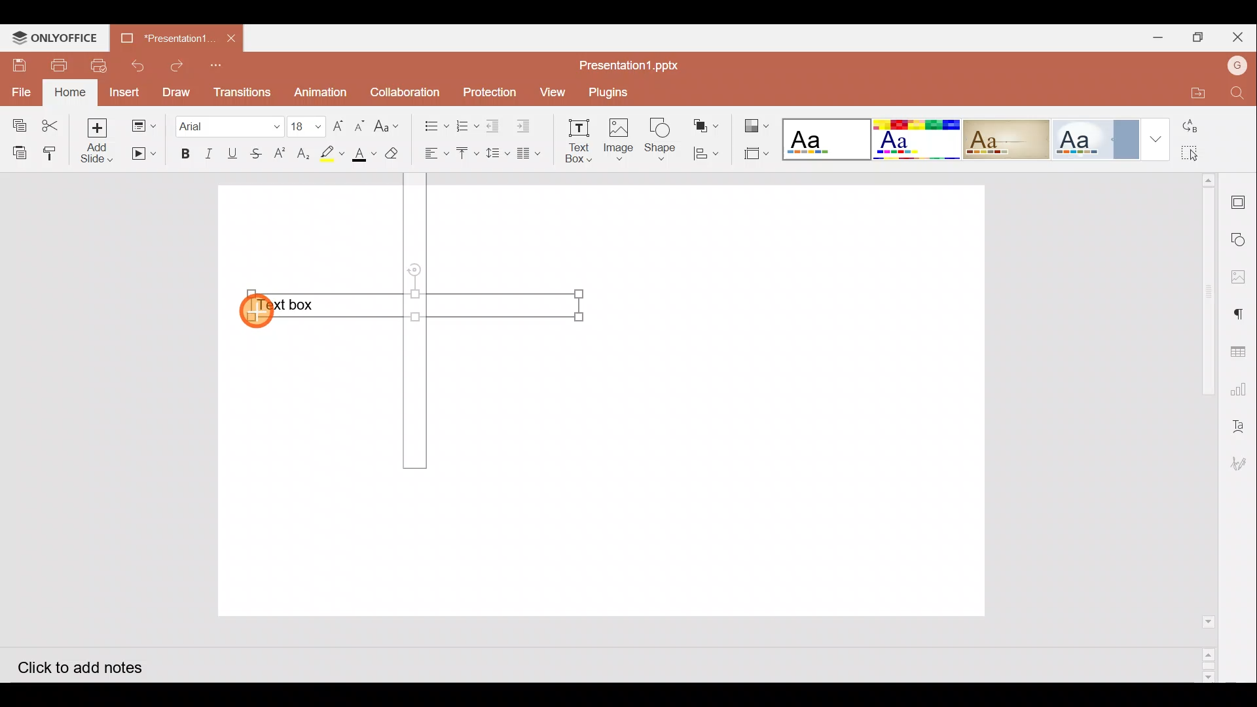 The image size is (1257, 707). I want to click on Basic, so click(913, 138).